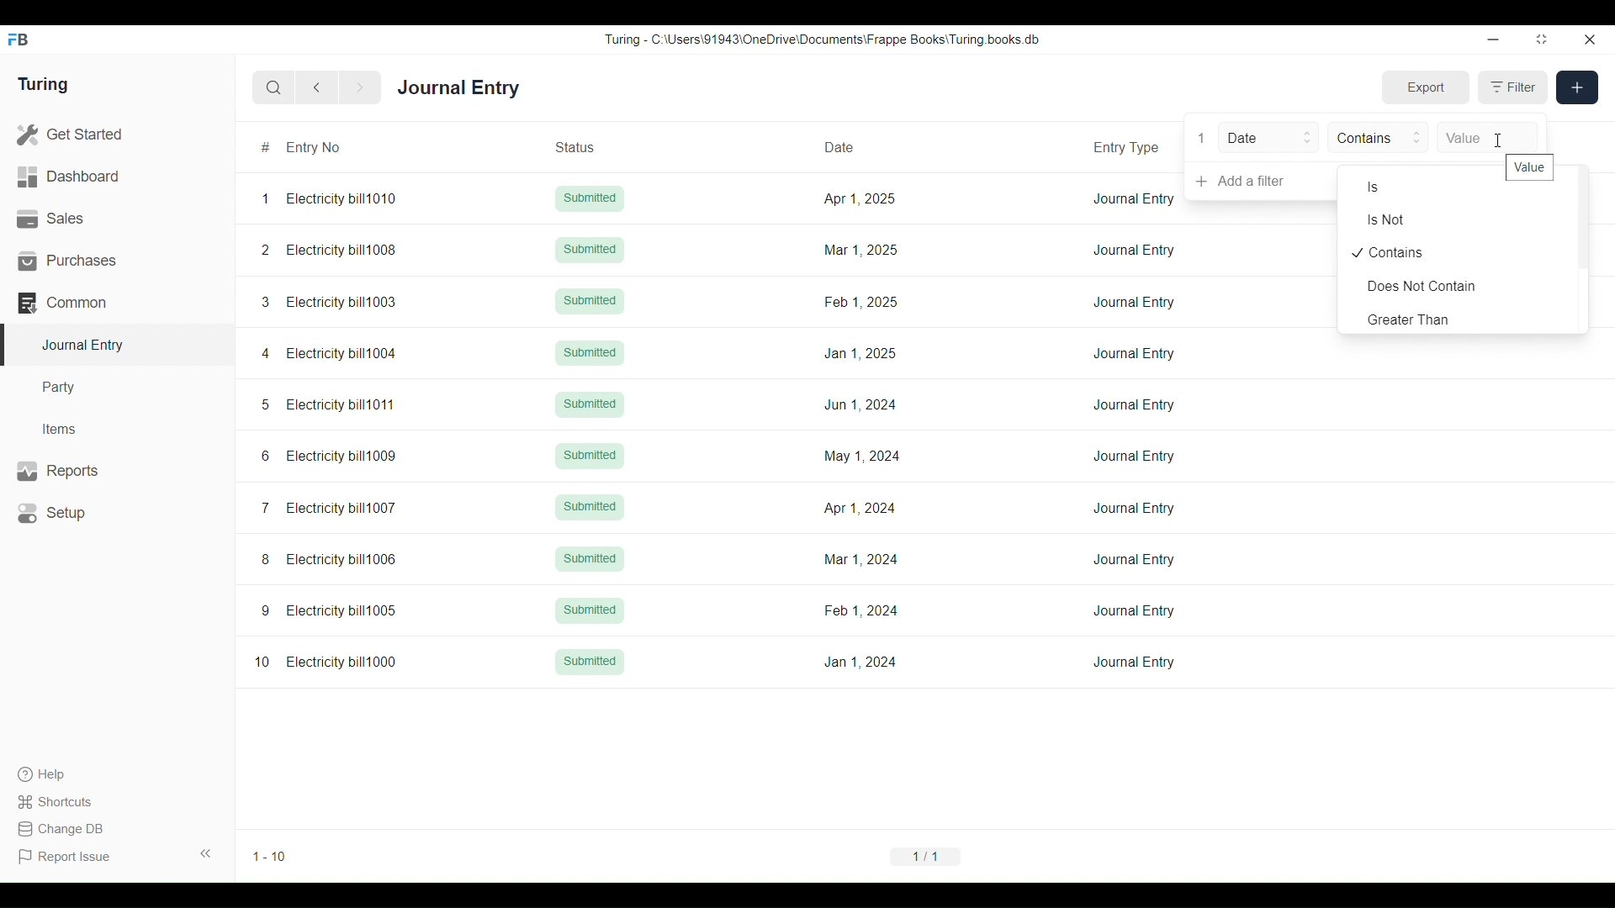  What do you see at coordinates (590, 198) in the screenshot?
I see `Submitted` at bounding box center [590, 198].